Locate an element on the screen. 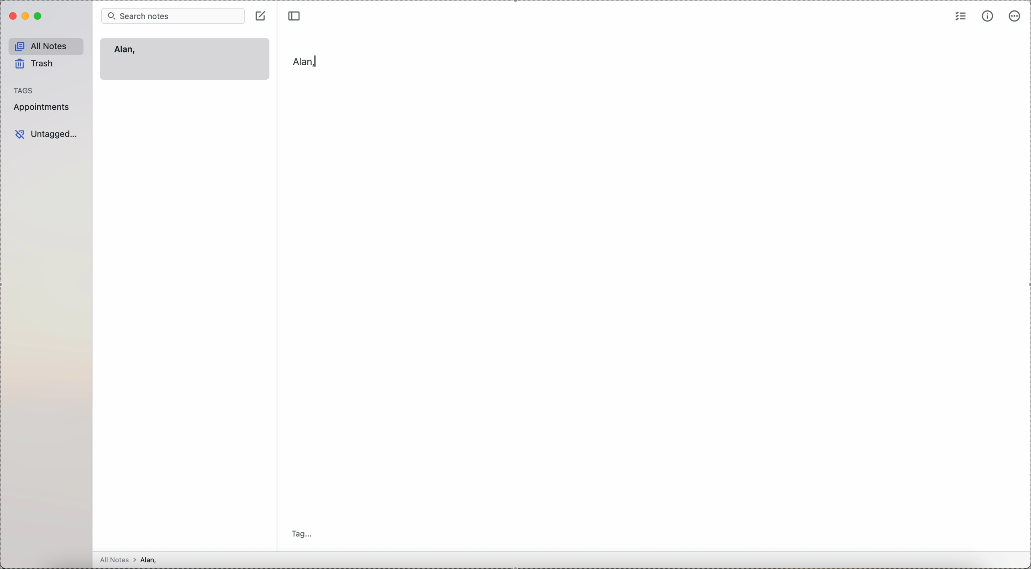 The width and height of the screenshot is (1031, 569). search bar is located at coordinates (173, 15).